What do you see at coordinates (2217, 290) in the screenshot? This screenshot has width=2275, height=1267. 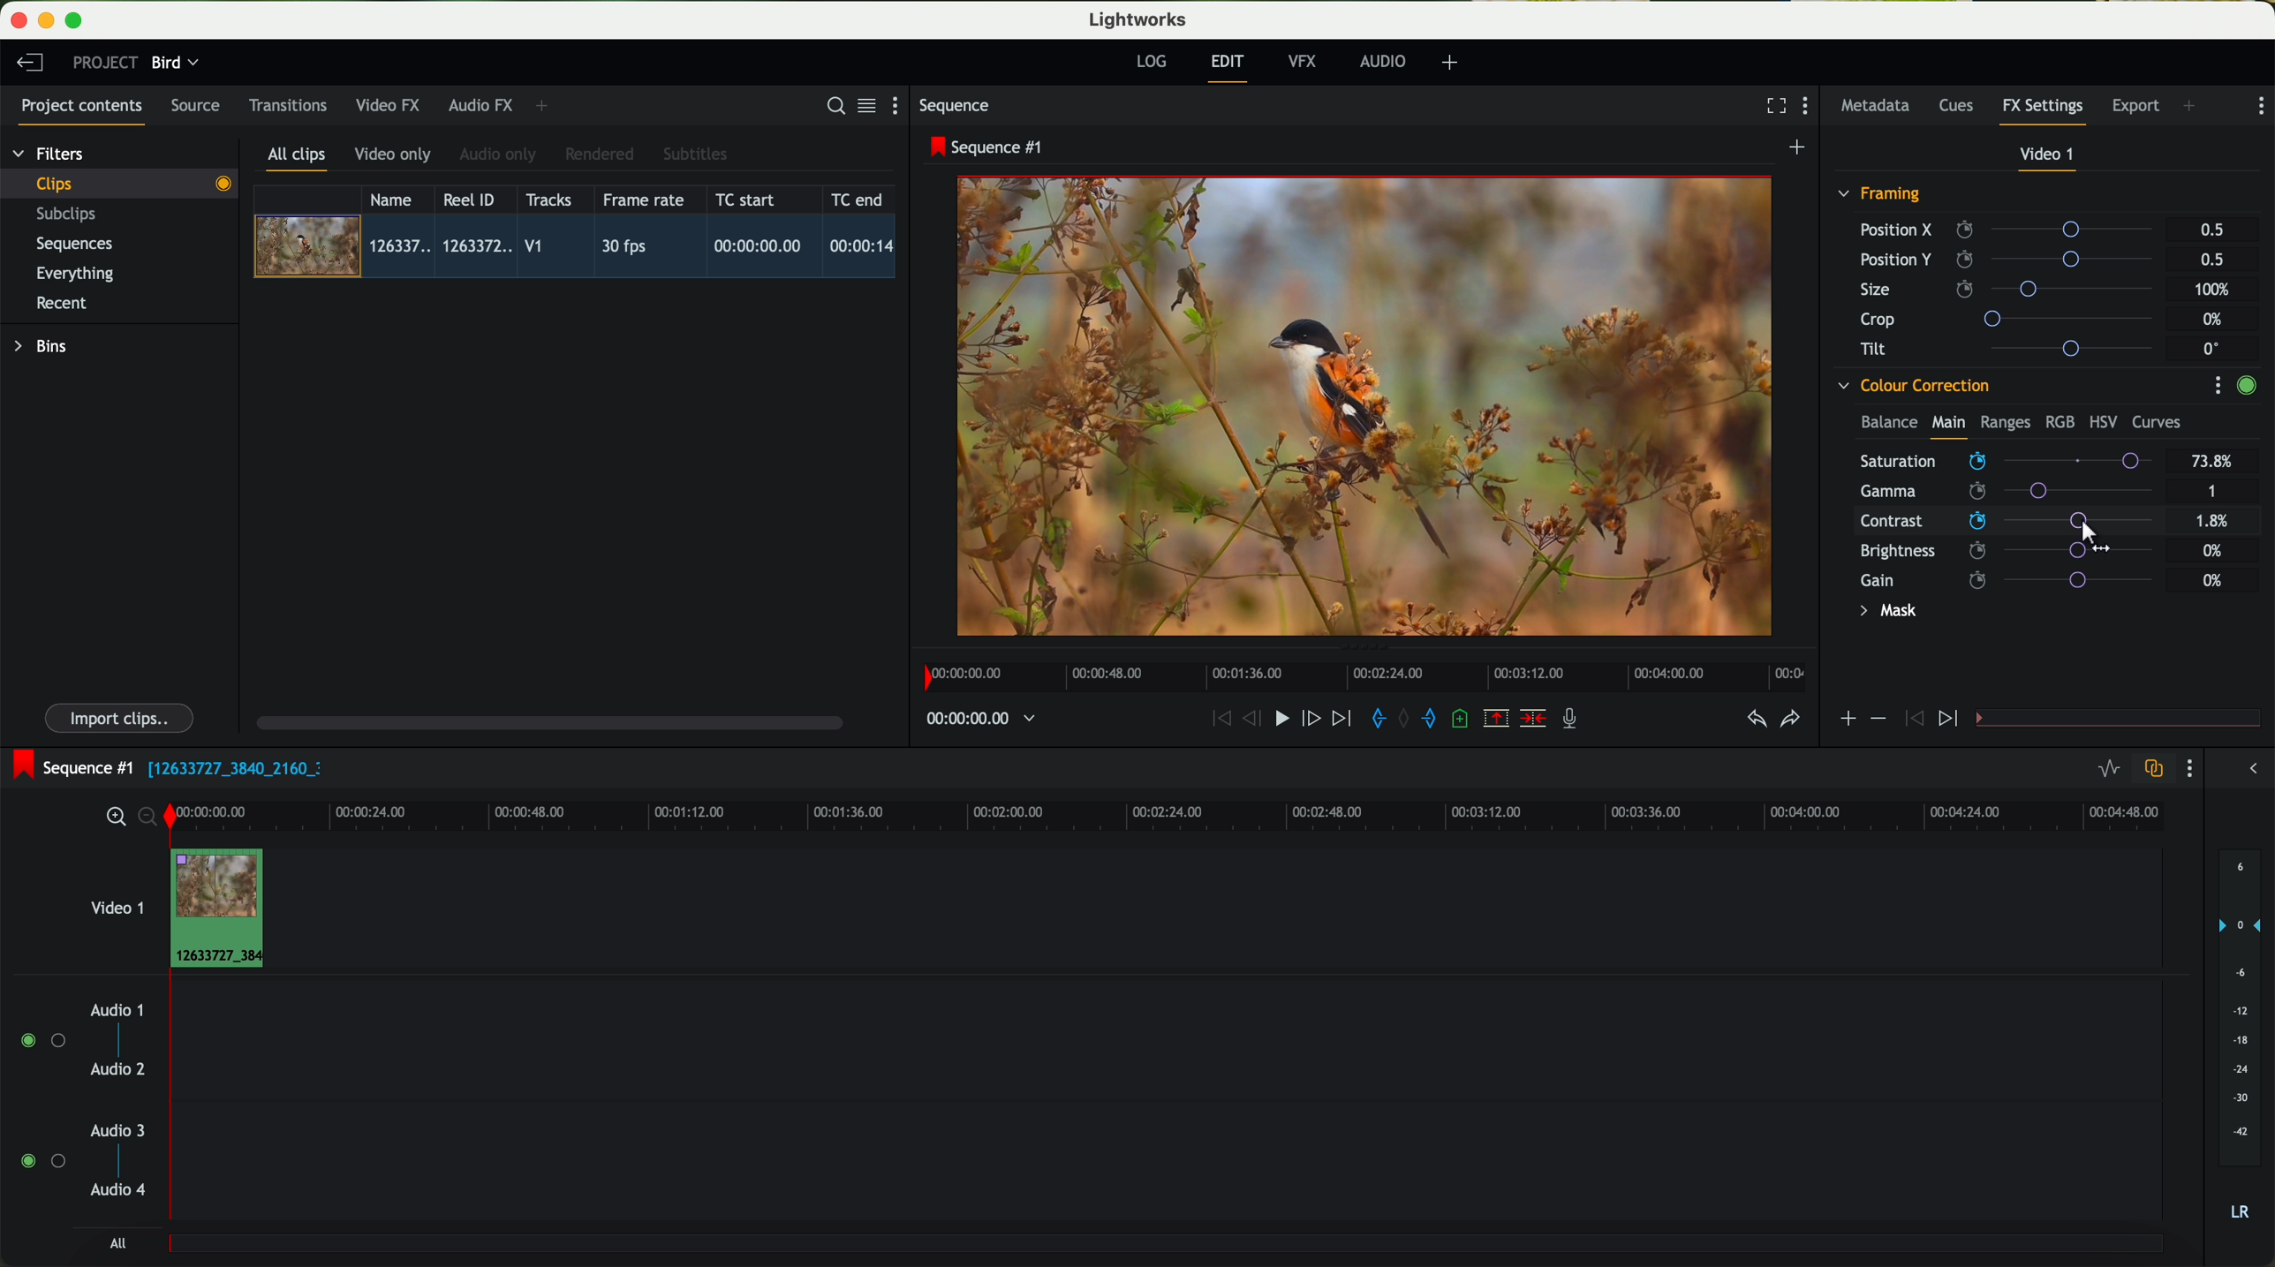 I see `100%` at bounding box center [2217, 290].